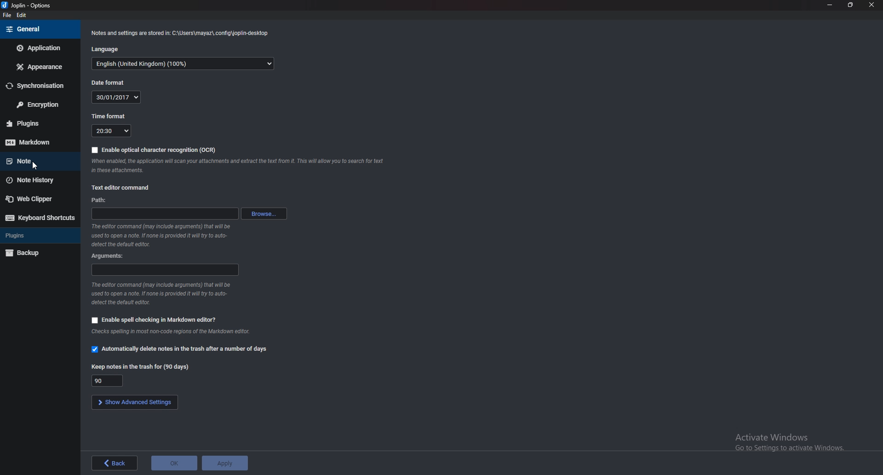 Image resolution: width=883 pixels, height=475 pixels. I want to click on Application, so click(39, 48).